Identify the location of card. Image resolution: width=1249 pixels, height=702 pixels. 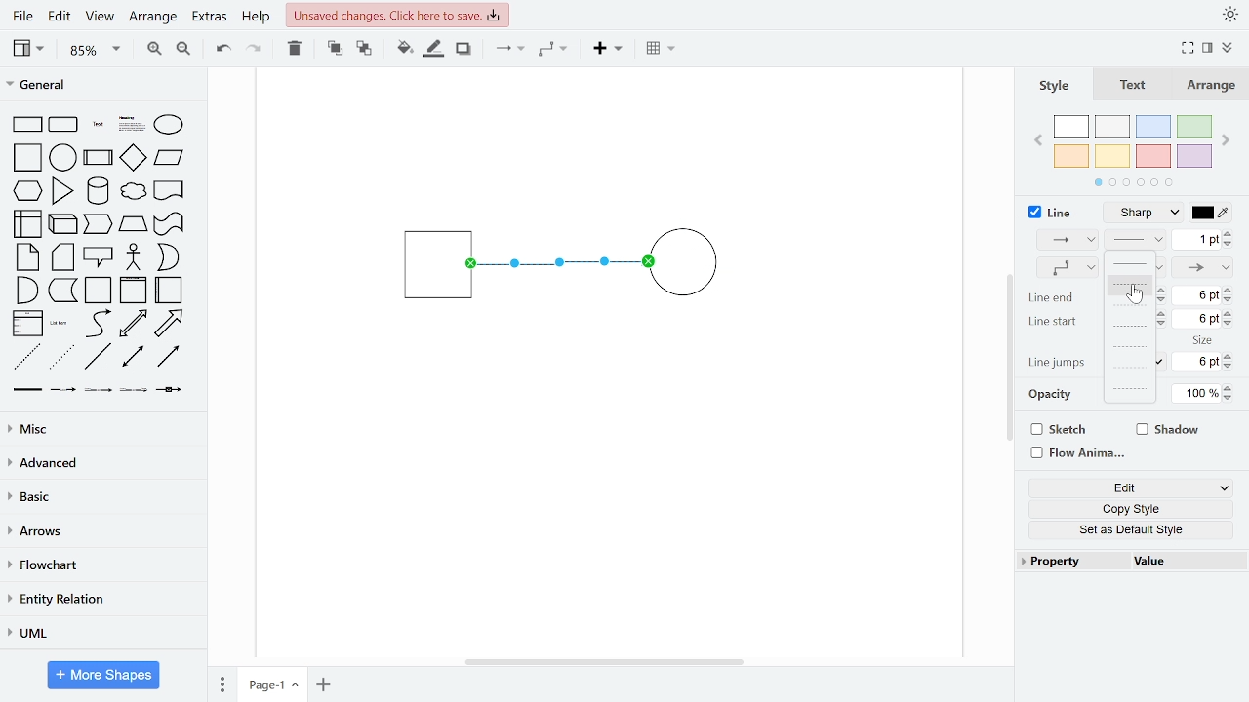
(64, 257).